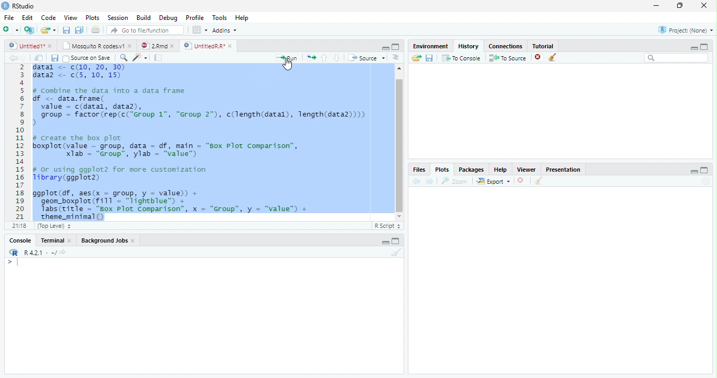  What do you see at coordinates (219, 17) in the screenshot?
I see `Tools` at bounding box center [219, 17].